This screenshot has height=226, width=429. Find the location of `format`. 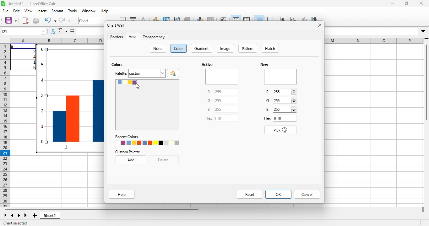

format is located at coordinates (57, 11).